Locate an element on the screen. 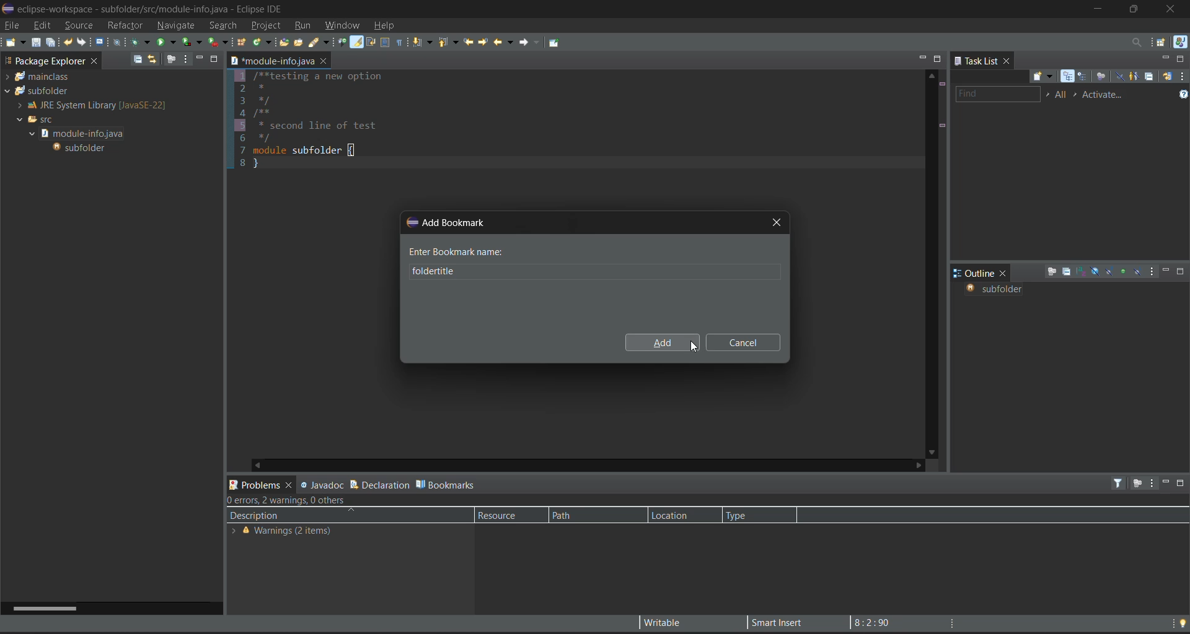 The image size is (1190, 634). hide local types is located at coordinates (1137, 272).